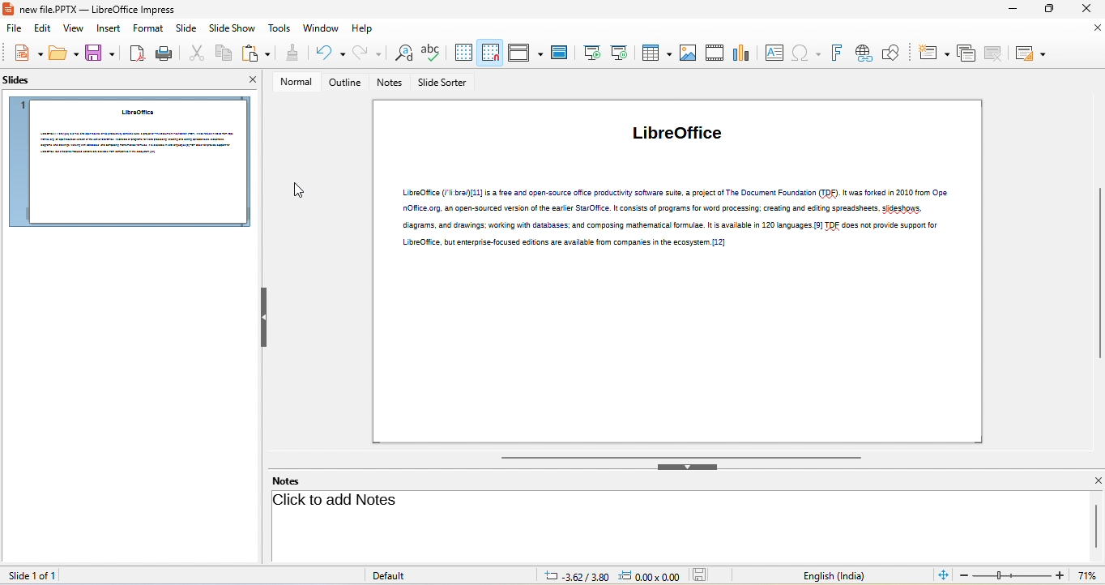 This screenshot has height=585, width=1105. I want to click on clone formatting, so click(291, 53).